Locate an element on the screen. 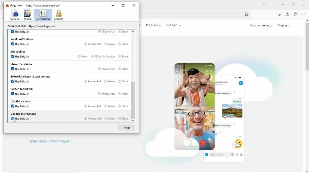 The height and width of the screenshot is (173, 309). Use default is located at coordinates (21, 57).